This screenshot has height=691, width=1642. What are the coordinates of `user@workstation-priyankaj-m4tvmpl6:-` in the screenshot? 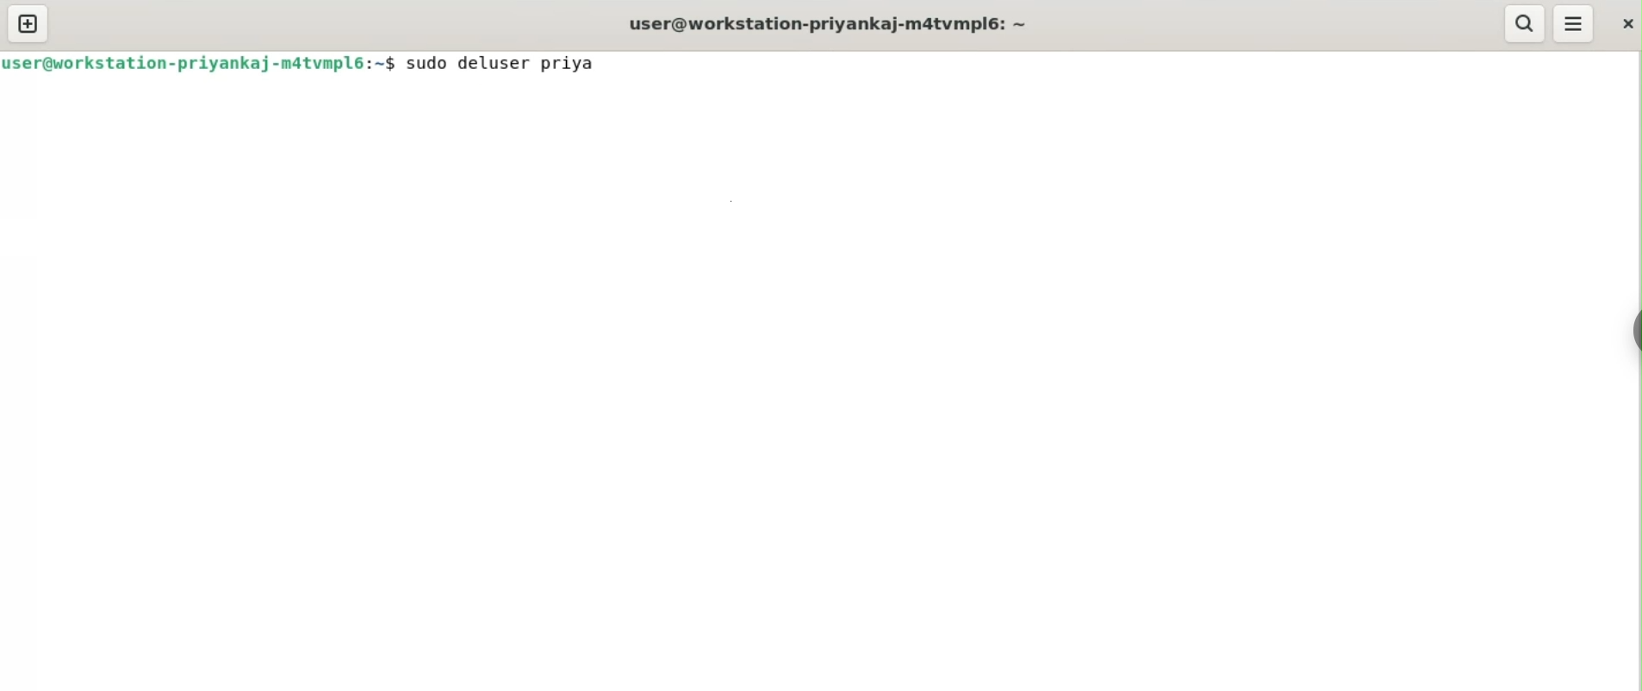 It's located at (828, 22).